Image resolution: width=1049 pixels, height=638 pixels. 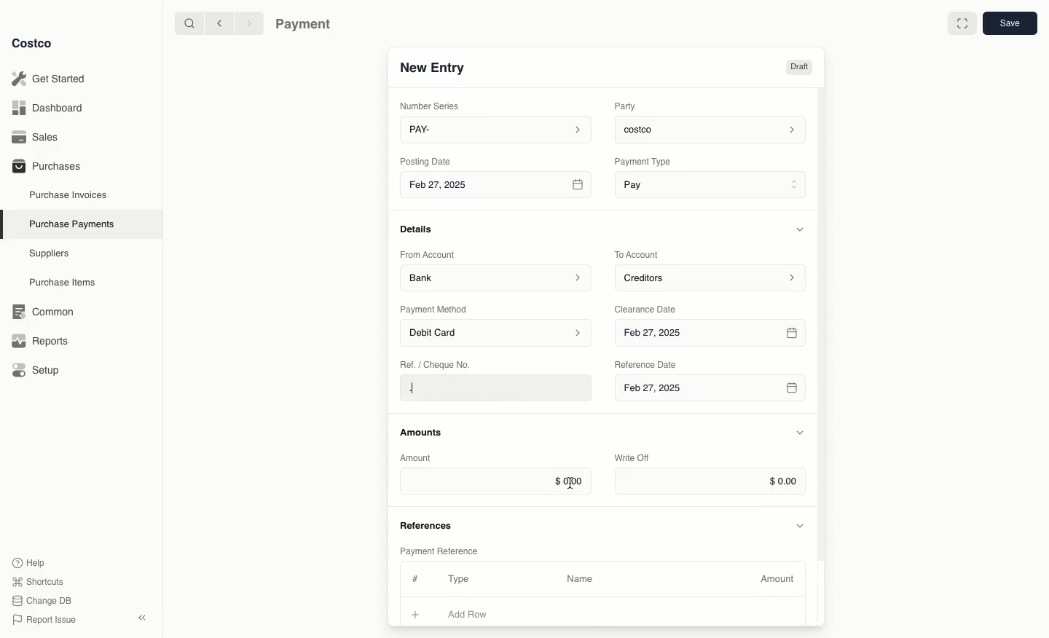 I want to click on Amount, so click(x=779, y=579).